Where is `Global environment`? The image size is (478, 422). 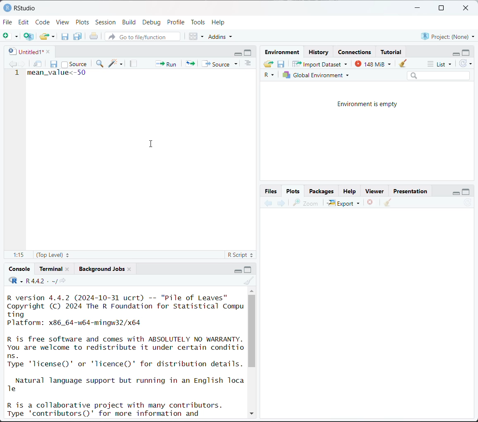 Global environment is located at coordinates (316, 75).